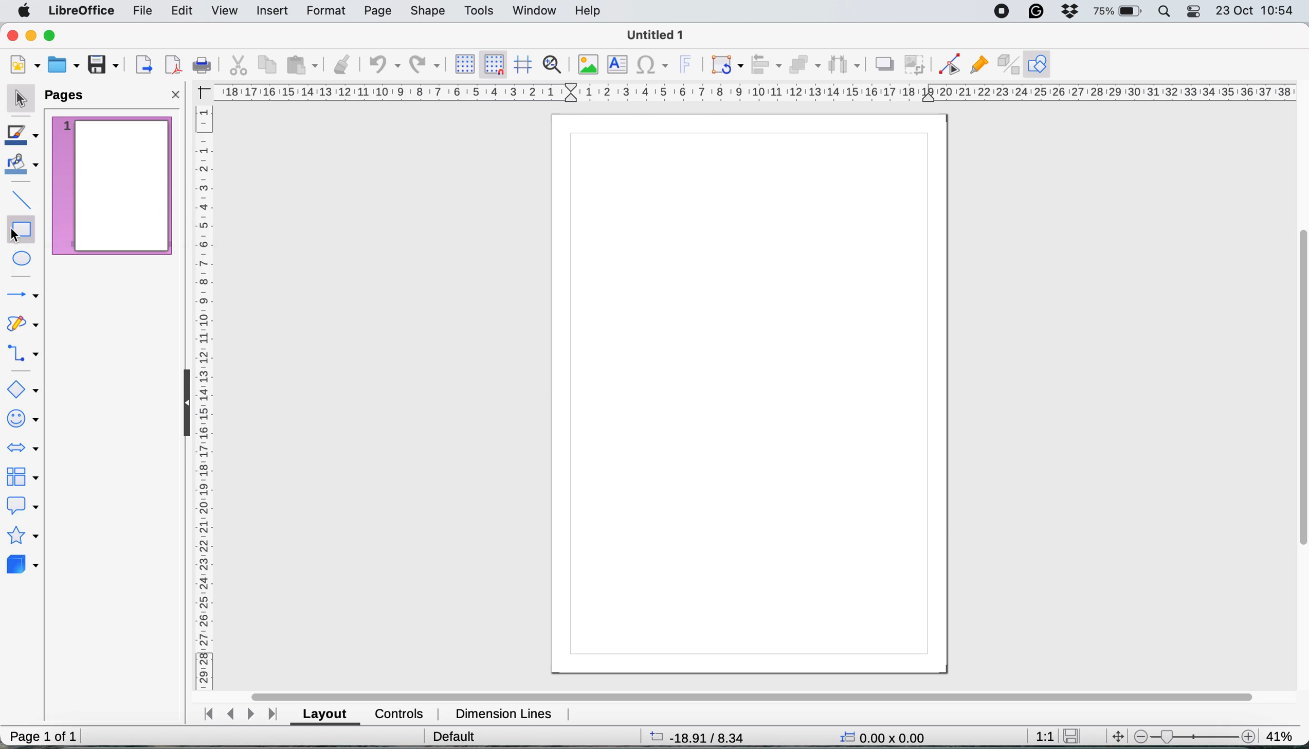 Image resolution: width=1309 pixels, height=749 pixels. Describe the element at coordinates (1194, 734) in the screenshot. I see `zoom scale` at that location.